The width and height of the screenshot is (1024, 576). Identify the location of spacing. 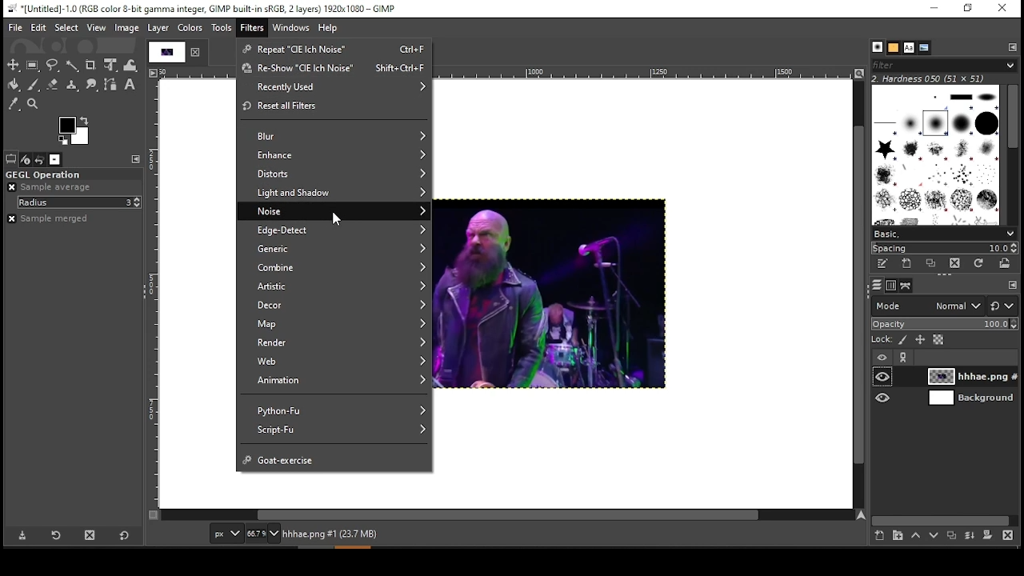
(948, 249).